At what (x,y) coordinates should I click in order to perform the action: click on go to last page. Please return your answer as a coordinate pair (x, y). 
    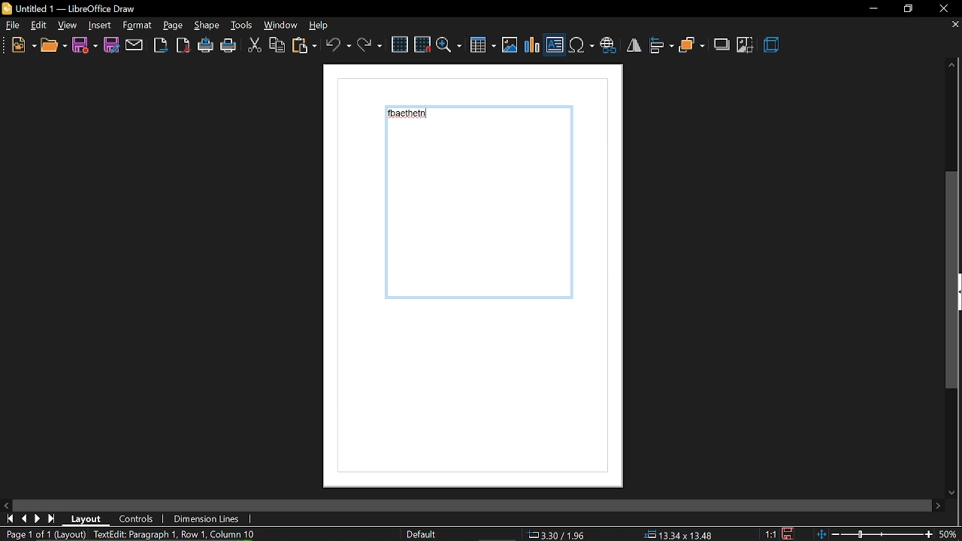
    Looking at the image, I should click on (52, 519).